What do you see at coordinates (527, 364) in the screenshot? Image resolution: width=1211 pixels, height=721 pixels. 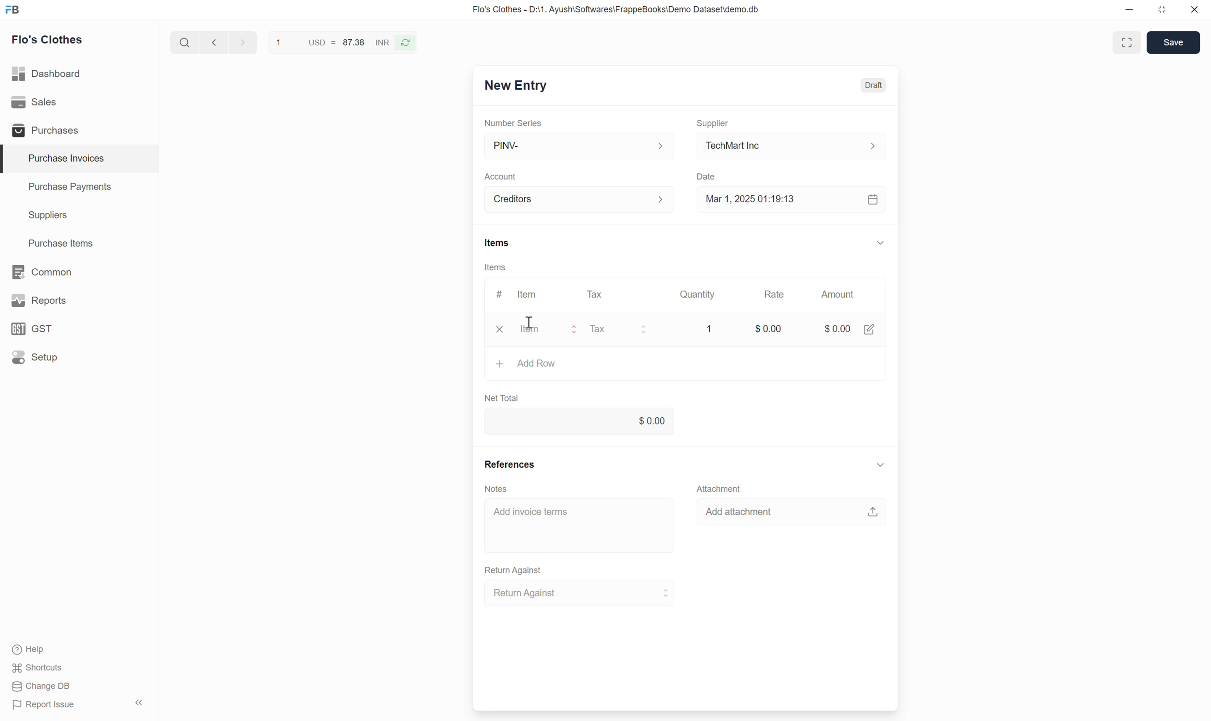 I see `+ Add Row` at bounding box center [527, 364].